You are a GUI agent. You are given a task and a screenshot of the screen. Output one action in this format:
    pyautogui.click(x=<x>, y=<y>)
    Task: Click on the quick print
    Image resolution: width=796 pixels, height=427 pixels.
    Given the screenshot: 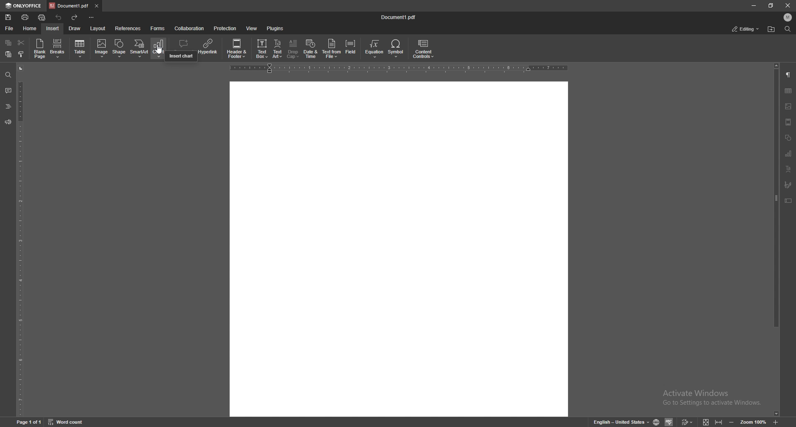 What is the action you would take?
    pyautogui.click(x=42, y=17)
    